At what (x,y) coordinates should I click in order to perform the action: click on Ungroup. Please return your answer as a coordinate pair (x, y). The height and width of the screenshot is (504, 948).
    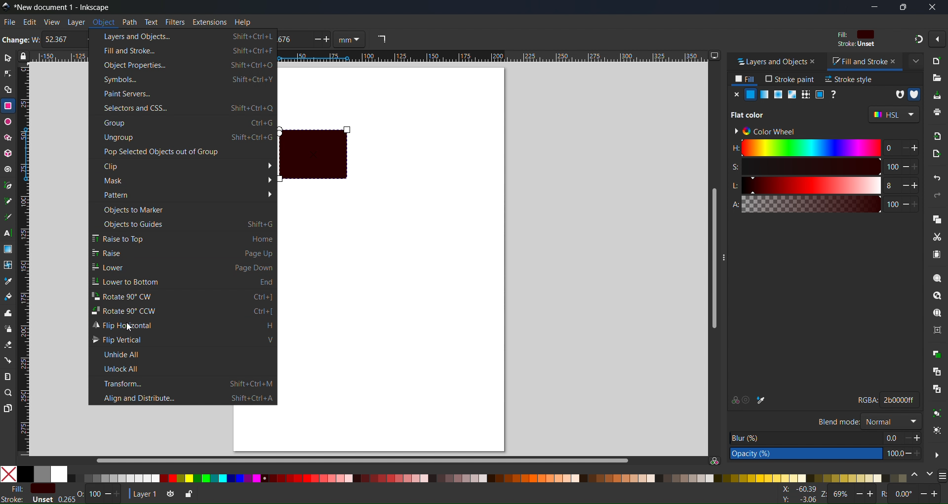
    Looking at the image, I should click on (183, 138).